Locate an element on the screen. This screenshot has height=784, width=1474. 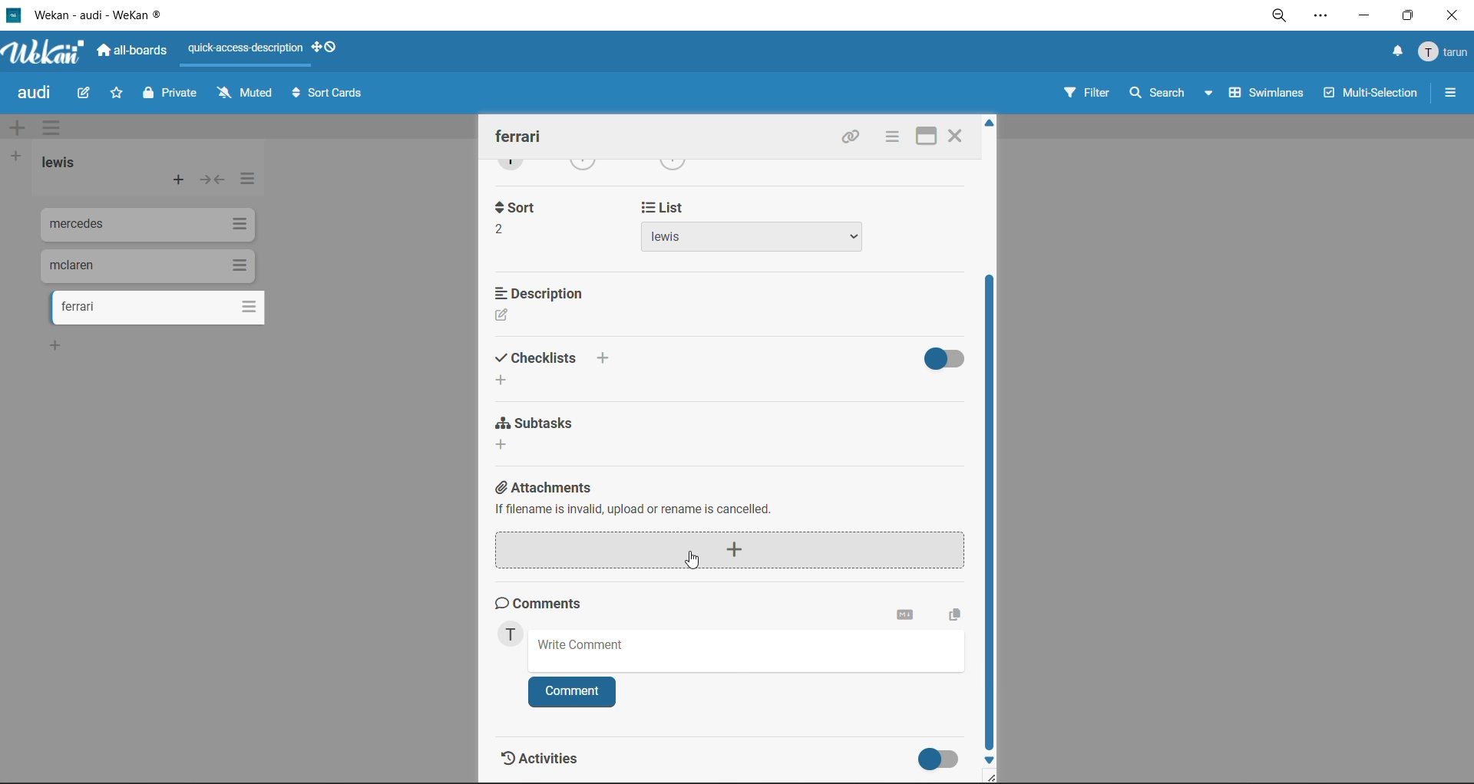
cursor is located at coordinates (692, 558).